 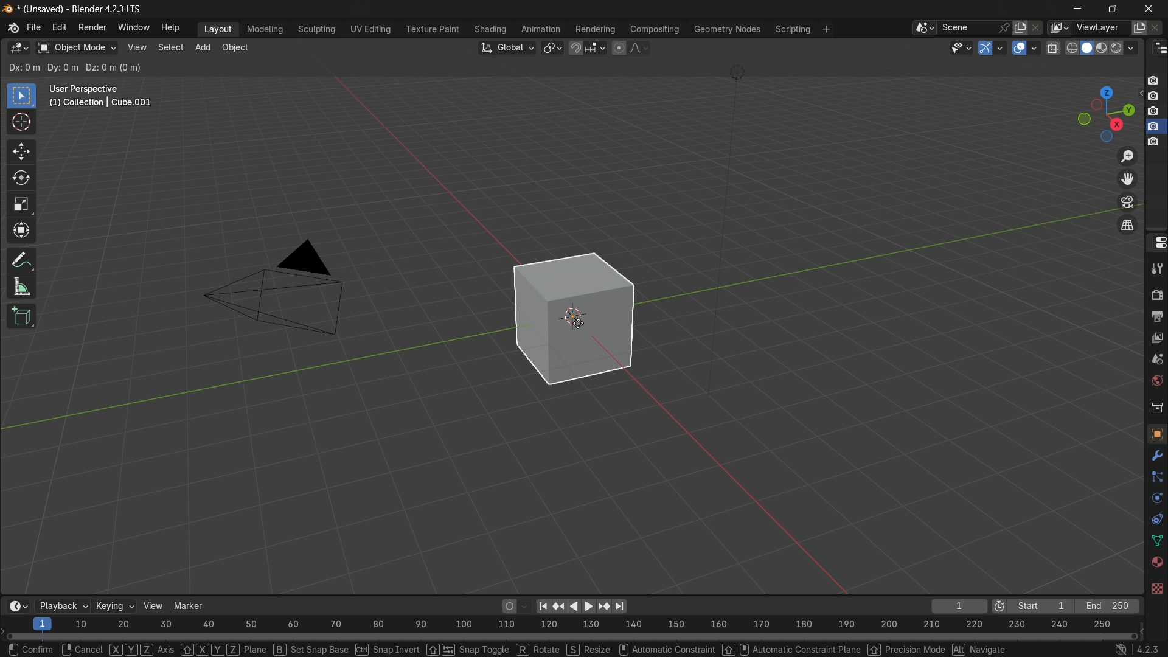 What do you see at coordinates (238, 47) in the screenshot?
I see `object tab` at bounding box center [238, 47].